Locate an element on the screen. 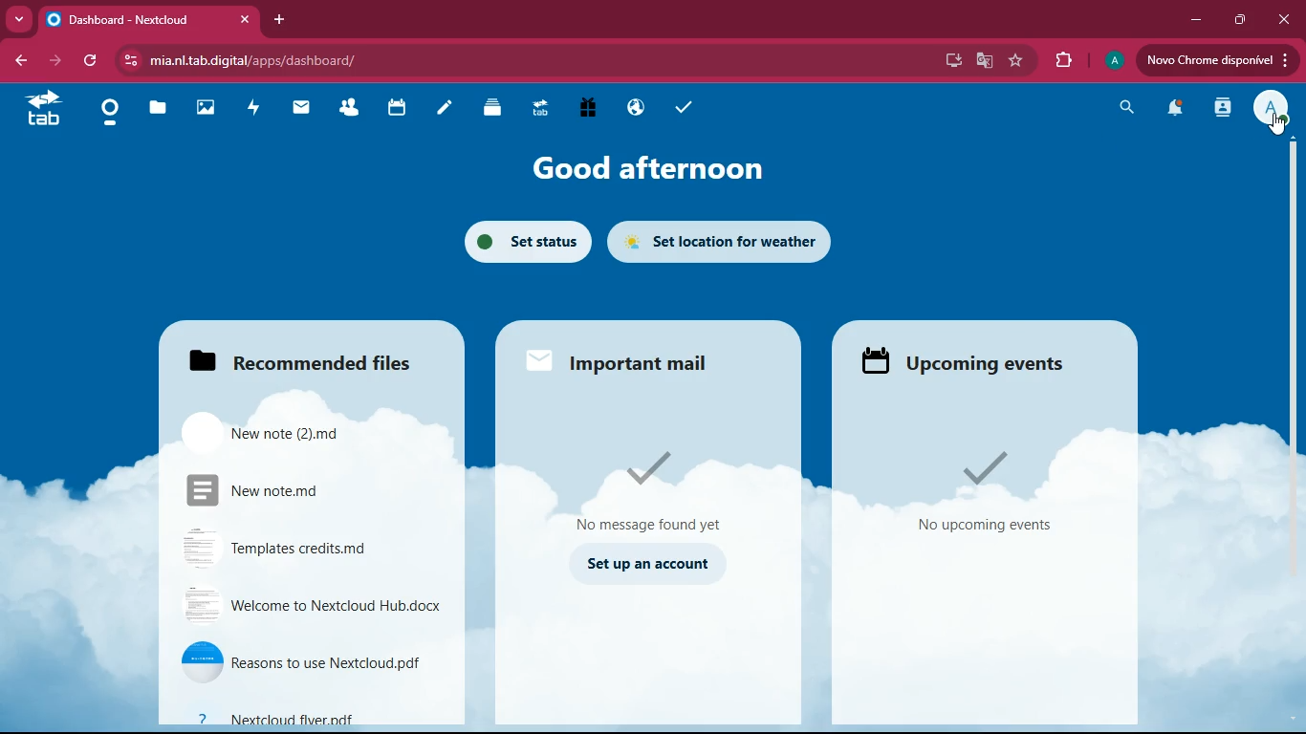 Image resolution: width=1306 pixels, height=734 pixels. tab is located at coordinates (543, 112).